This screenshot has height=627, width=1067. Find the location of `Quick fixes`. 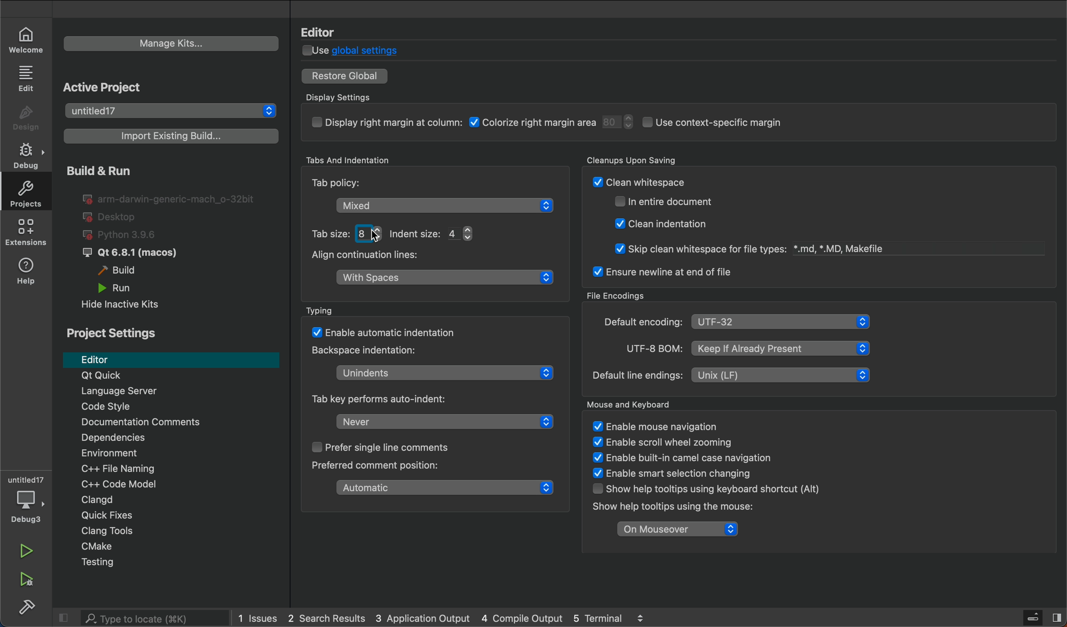

Quick fixes is located at coordinates (174, 517).